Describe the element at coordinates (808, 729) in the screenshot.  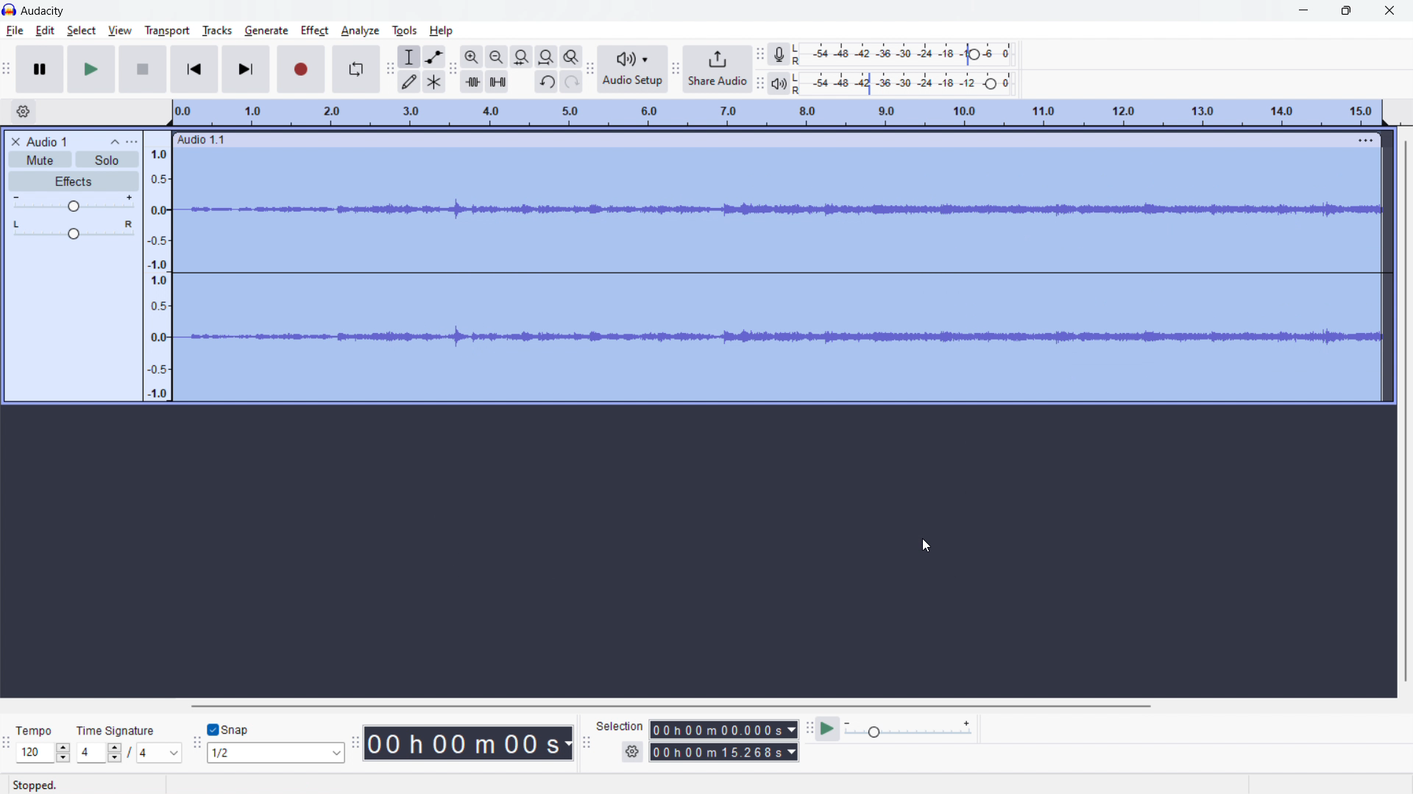
I see `play at speed toolbar` at that location.